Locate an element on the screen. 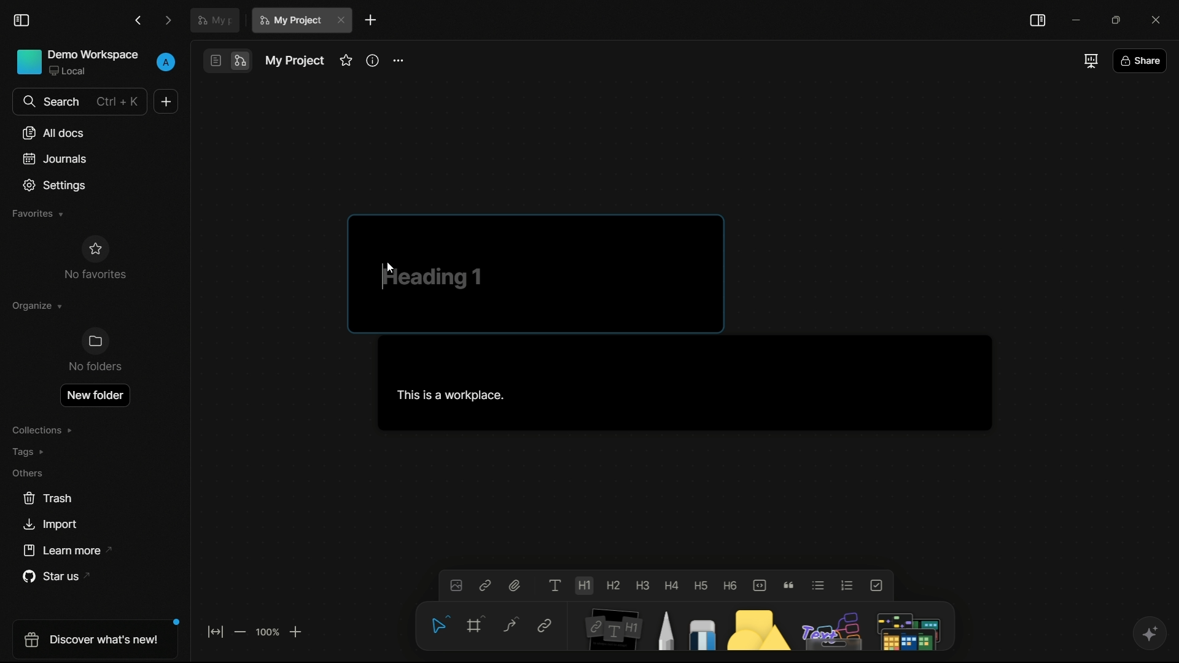  no favorites is located at coordinates (95, 258).